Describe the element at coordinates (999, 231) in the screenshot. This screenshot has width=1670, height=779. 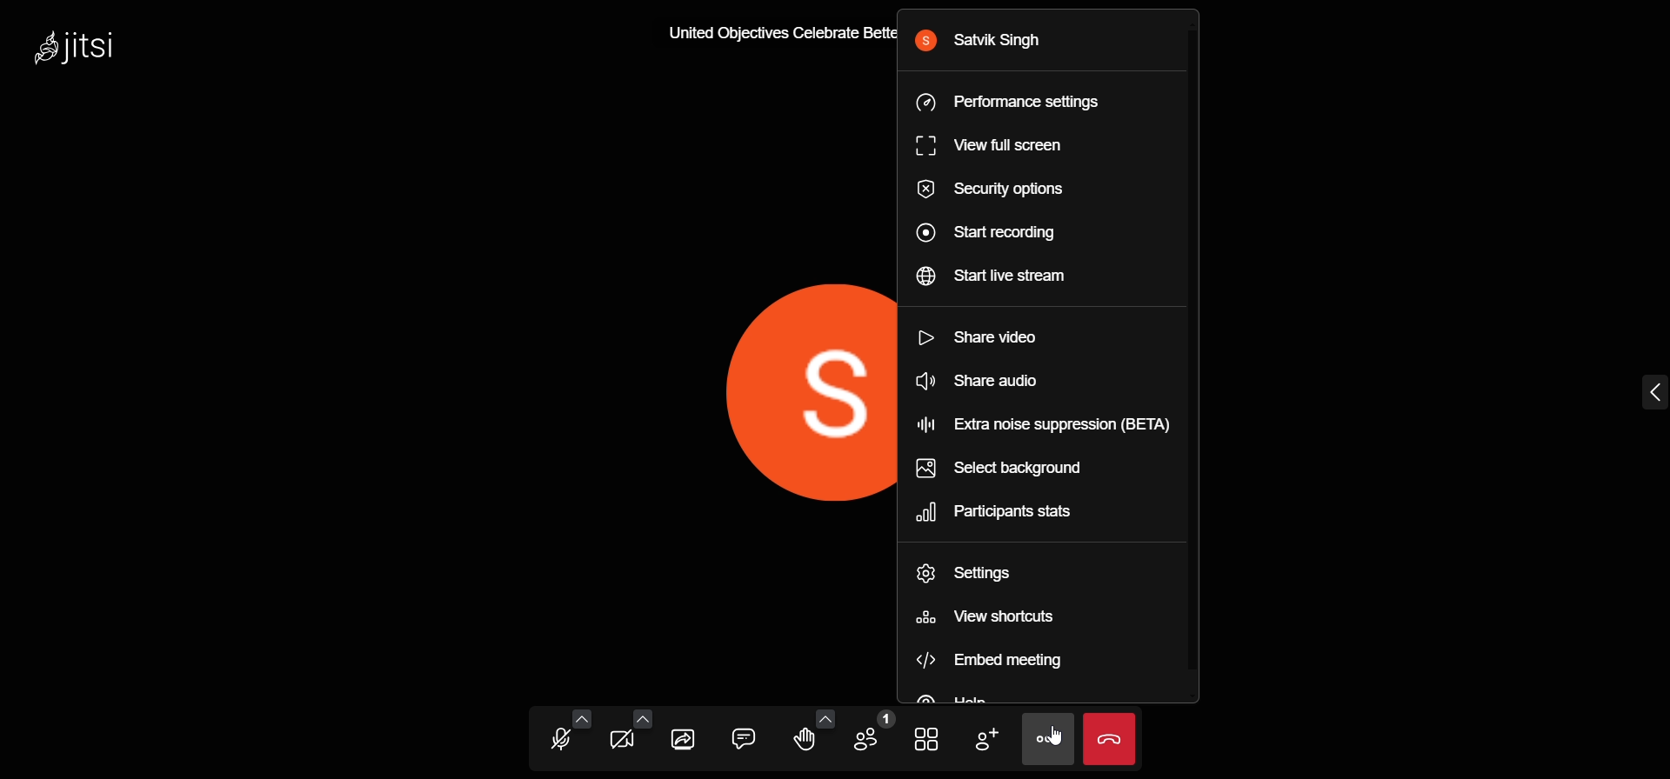
I see `start recording` at that location.